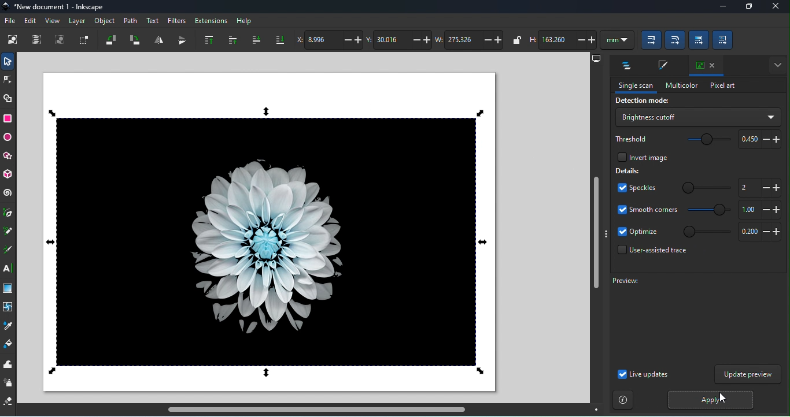 This screenshot has width=790, height=417. Describe the element at coordinates (60, 41) in the screenshot. I see `Deselect any selected objects` at that location.